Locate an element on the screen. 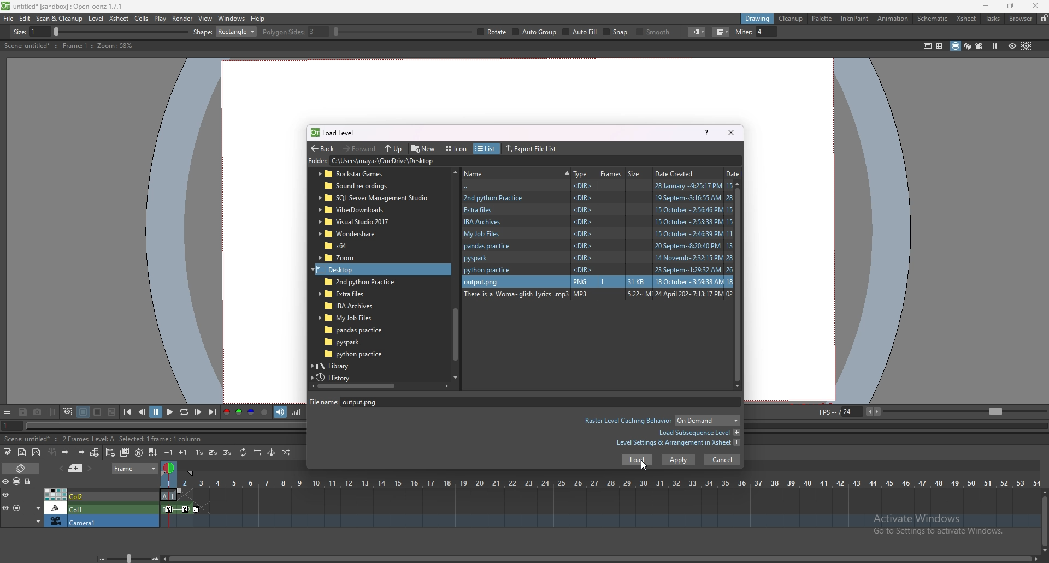 The width and height of the screenshot is (1049, 563). scroll bar is located at coordinates (600, 559).